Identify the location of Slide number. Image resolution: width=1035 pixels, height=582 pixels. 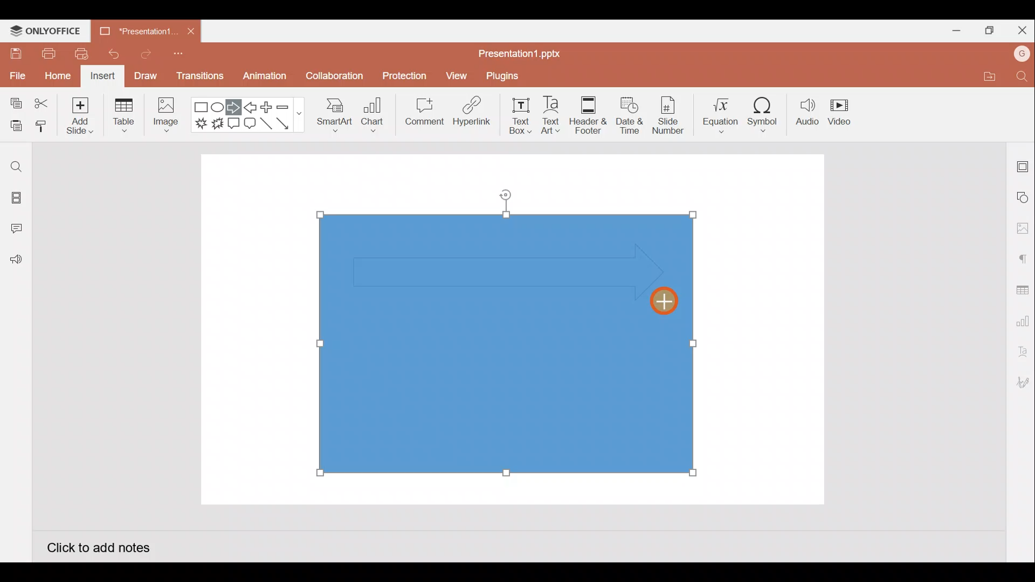
(667, 115).